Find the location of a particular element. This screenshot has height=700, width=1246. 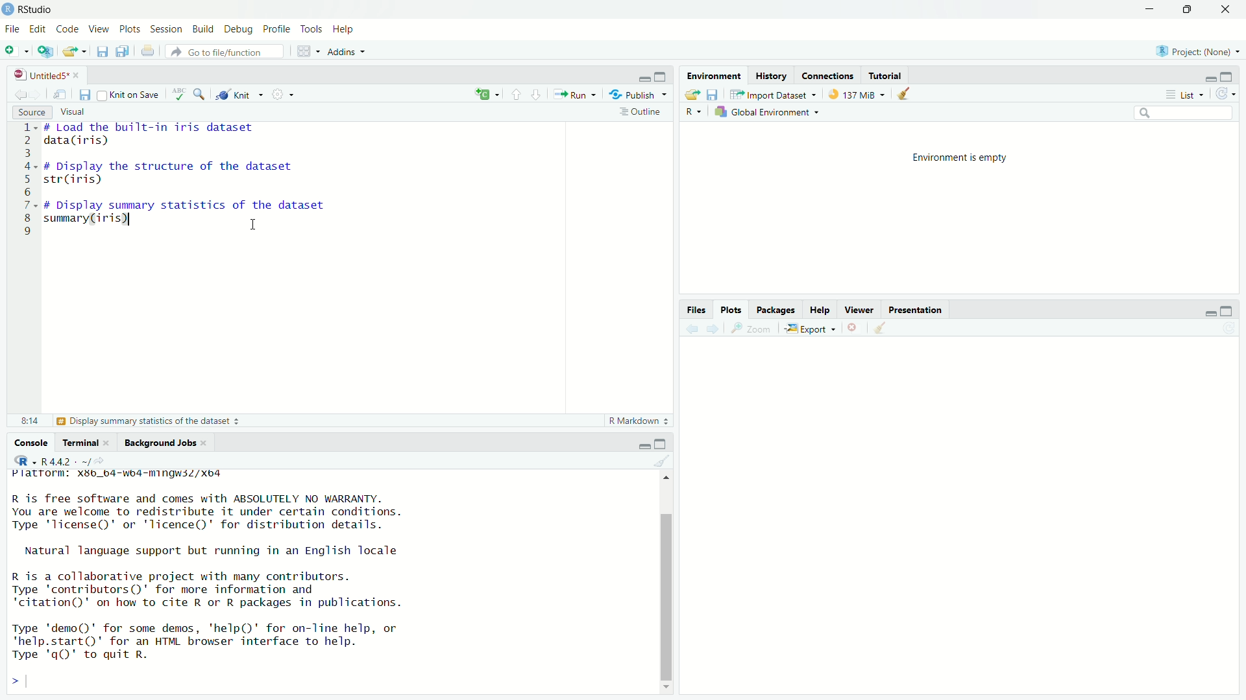

Hide is located at coordinates (642, 78).